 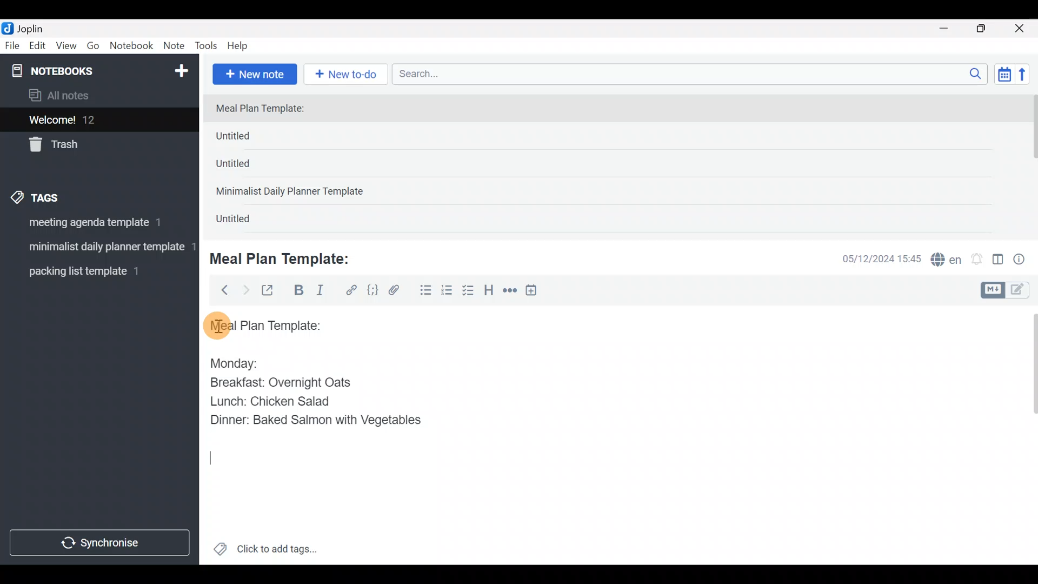 What do you see at coordinates (220, 289) in the screenshot?
I see `Back` at bounding box center [220, 289].